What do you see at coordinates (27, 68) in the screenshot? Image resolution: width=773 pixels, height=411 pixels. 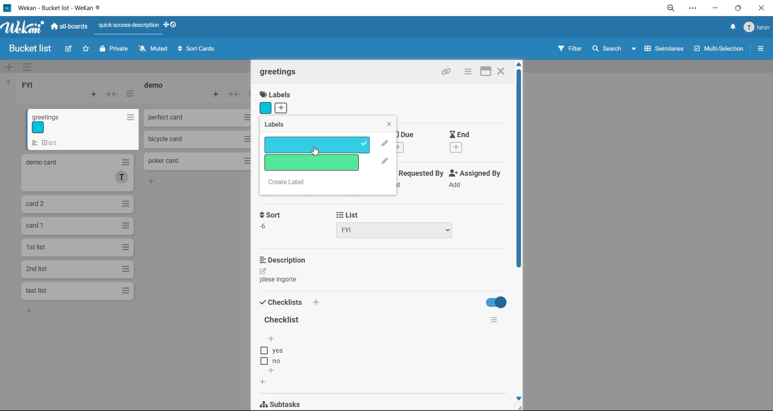 I see `swimlane actions` at bounding box center [27, 68].